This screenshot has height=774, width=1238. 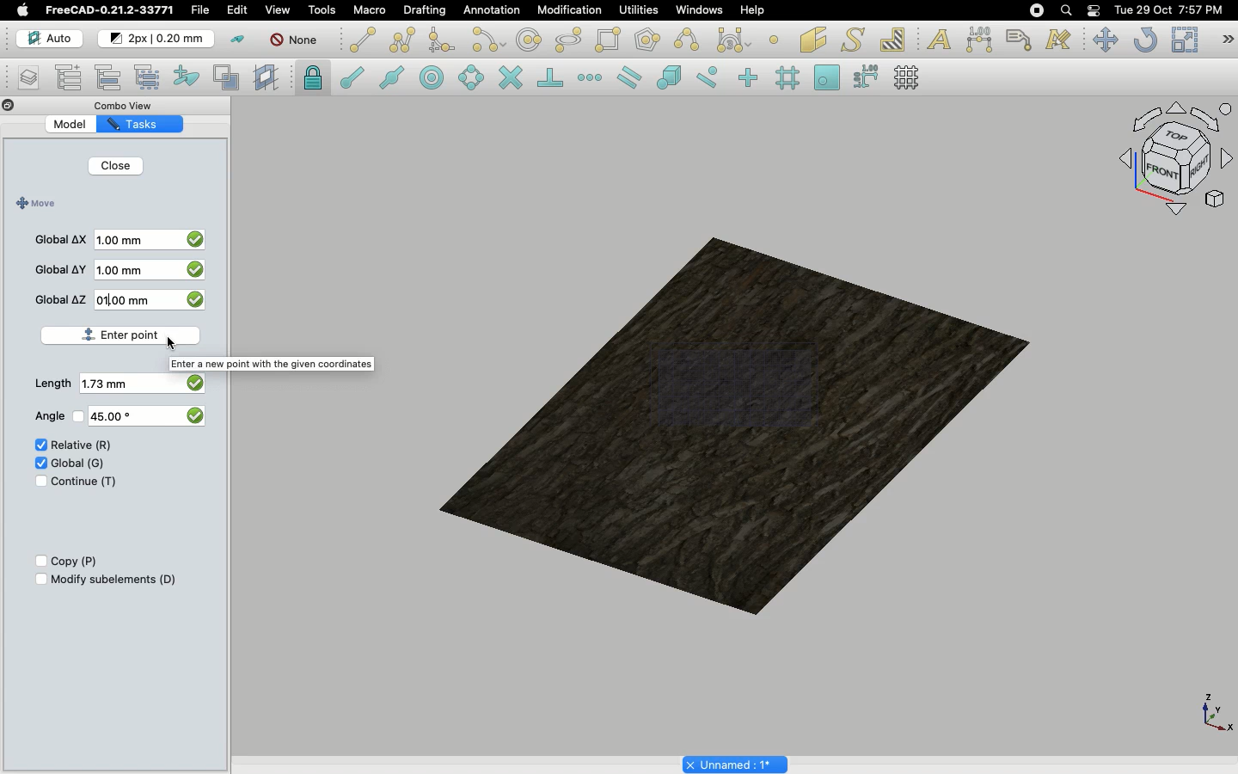 What do you see at coordinates (198, 303) in the screenshot?
I see `checkbox` at bounding box center [198, 303].